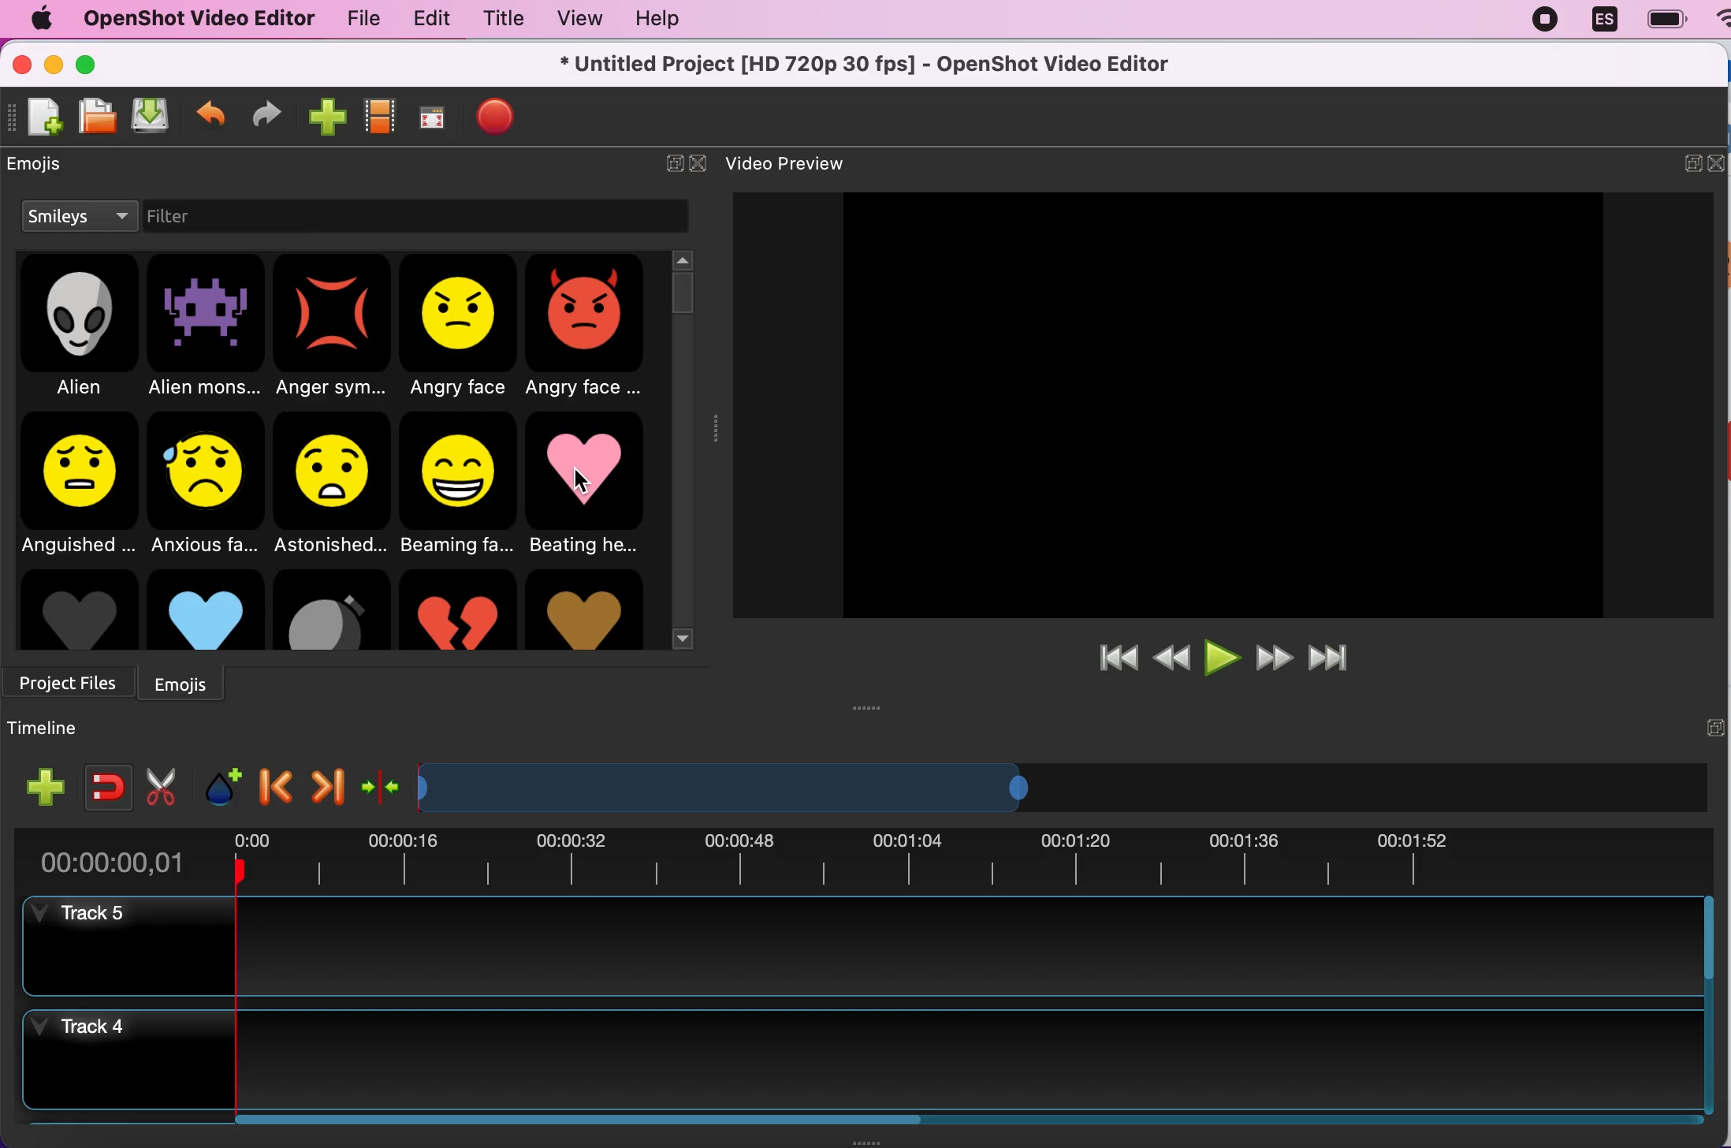  Describe the element at coordinates (860, 1060) in the screenshot. I see `track 4` at that location.